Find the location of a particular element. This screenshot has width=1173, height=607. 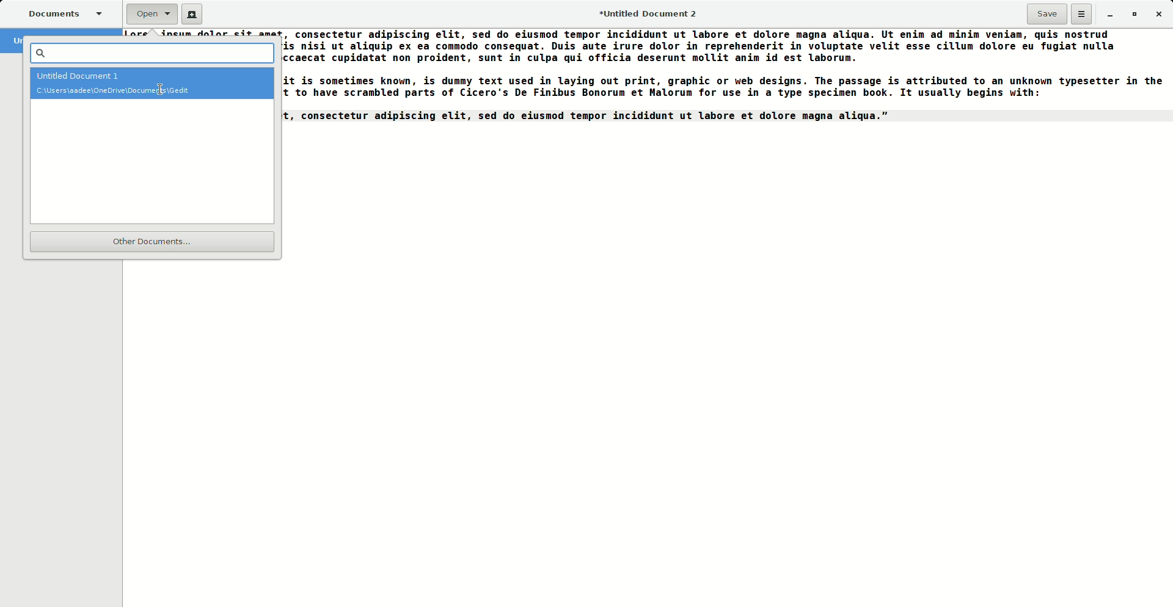

Close is located at coordinates (1158, 13).